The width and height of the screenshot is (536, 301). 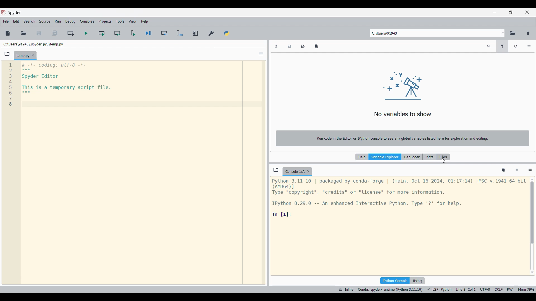 What do you see at coordinates (45, 21) in the screenshot?
I see `Source menu` at bounding box center [45, 21].